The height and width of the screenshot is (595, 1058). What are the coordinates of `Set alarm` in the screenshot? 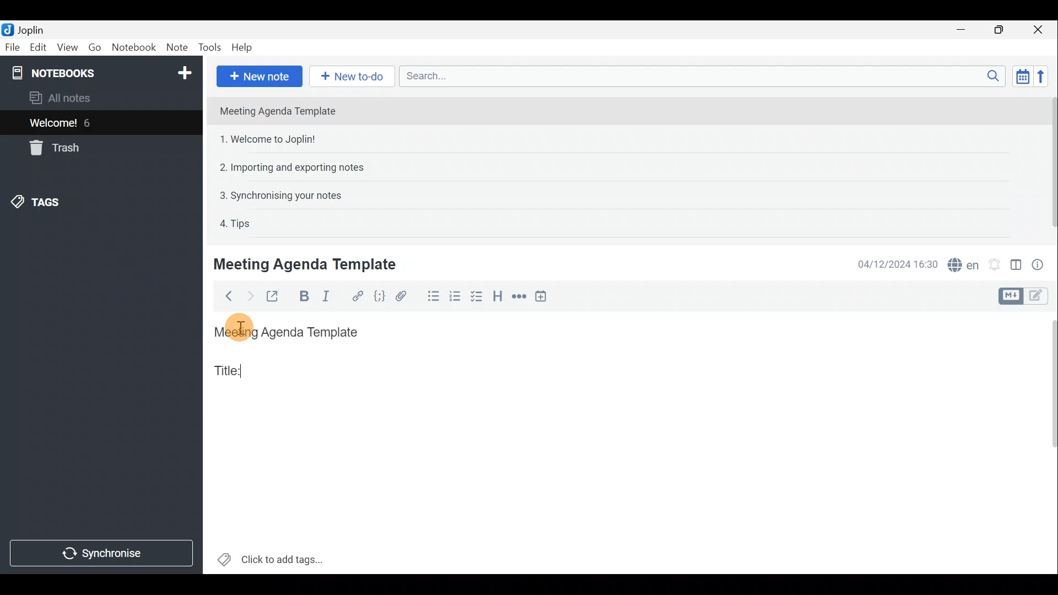 It's located at (996, 264).